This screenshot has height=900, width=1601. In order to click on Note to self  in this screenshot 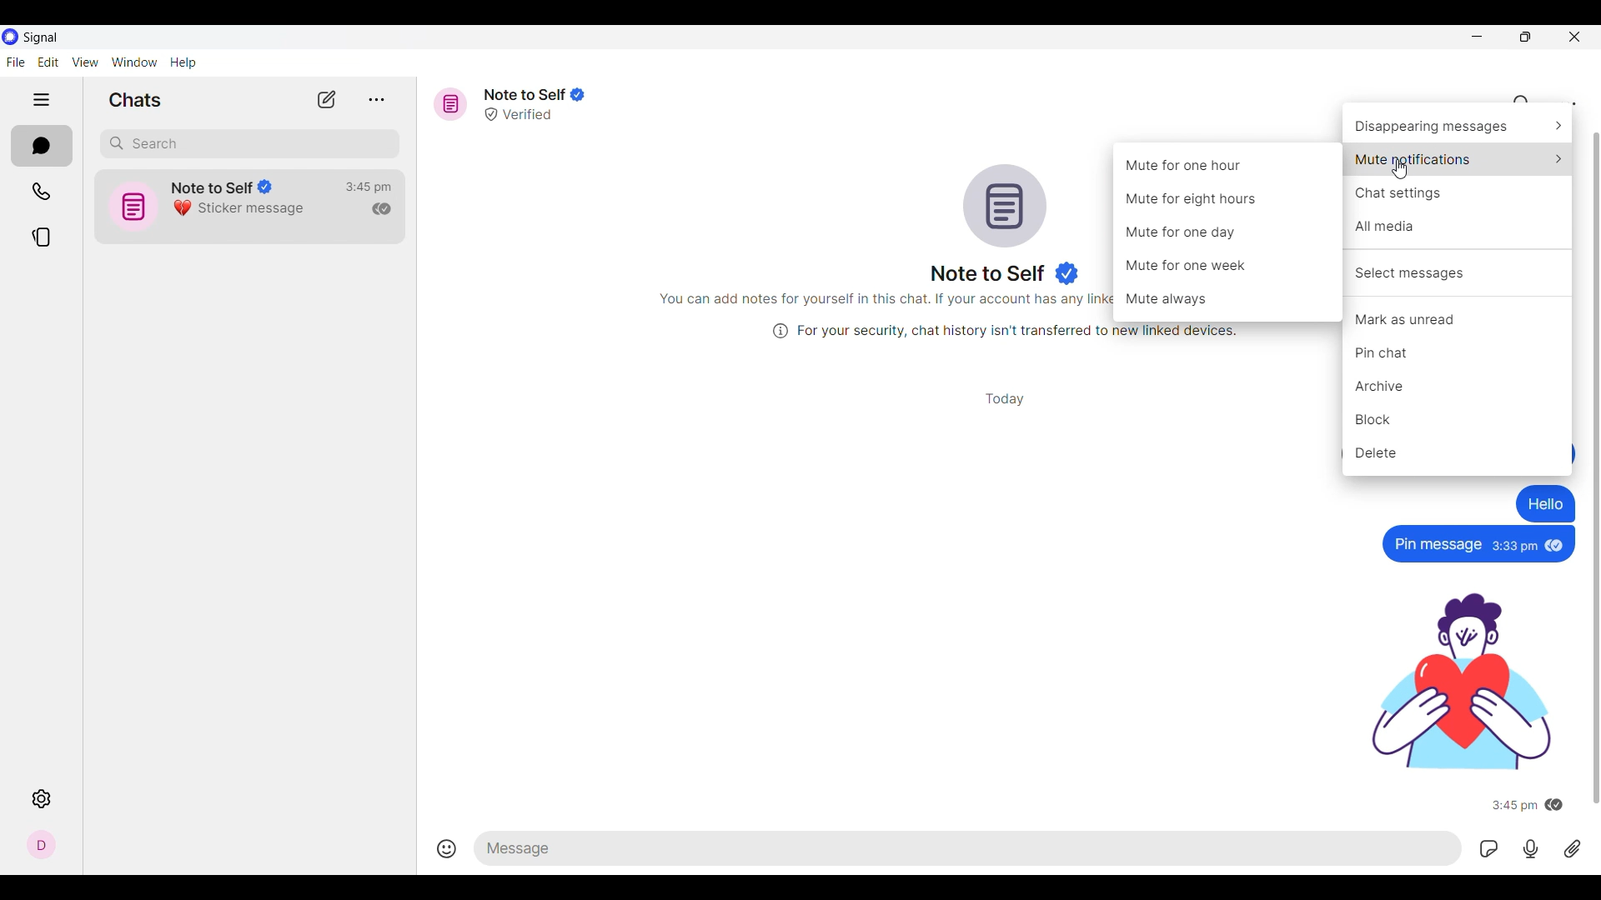, I will do `click(534, 95)`.